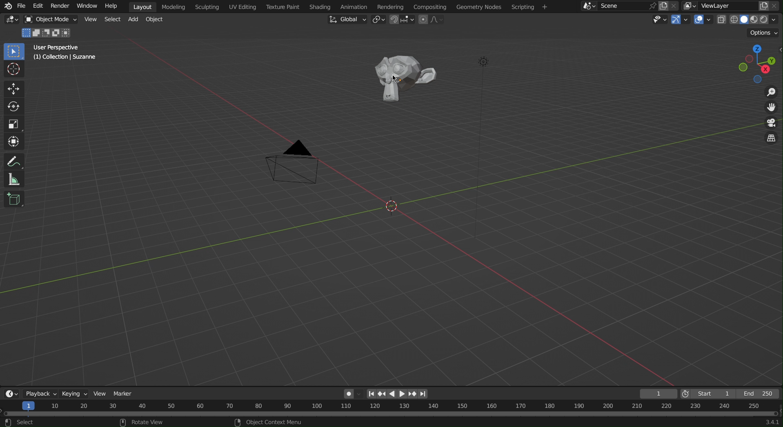  Describe the element at coordinates (763, 6) in the screenshot. I see `files` at that location.